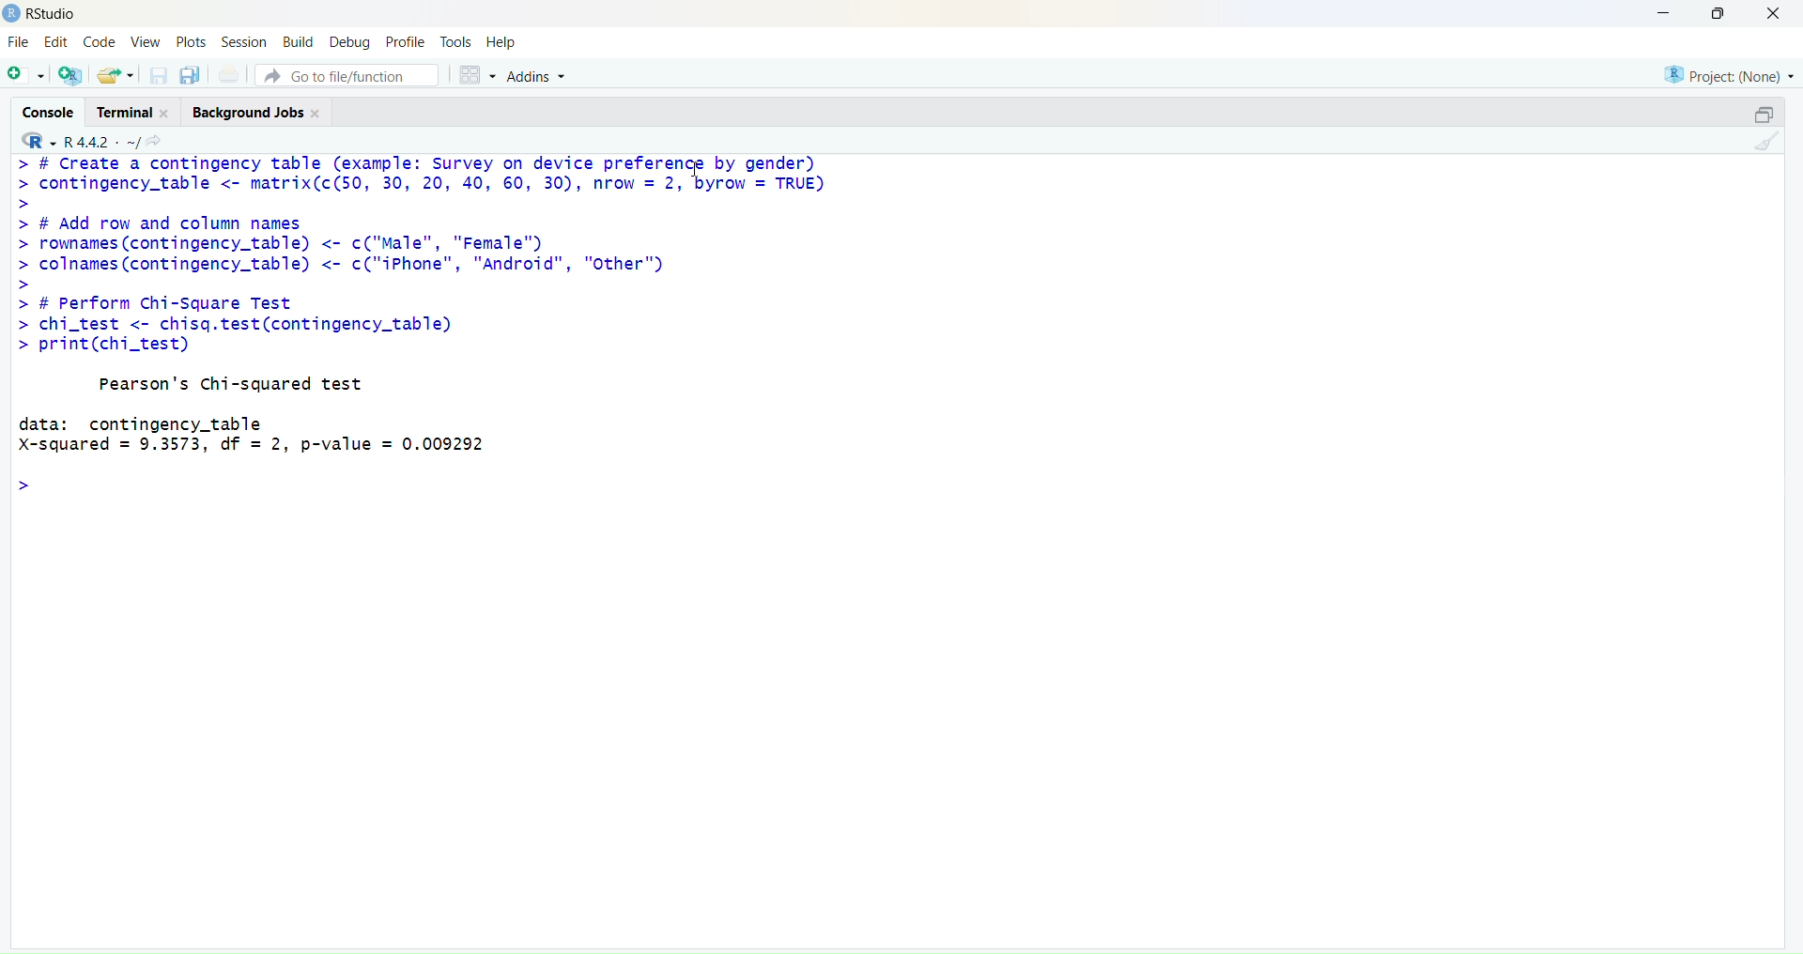  What do you see at coordinates (124, 113) in the screenshot?
I see `Terminal ` at bounding box center [124, 113].